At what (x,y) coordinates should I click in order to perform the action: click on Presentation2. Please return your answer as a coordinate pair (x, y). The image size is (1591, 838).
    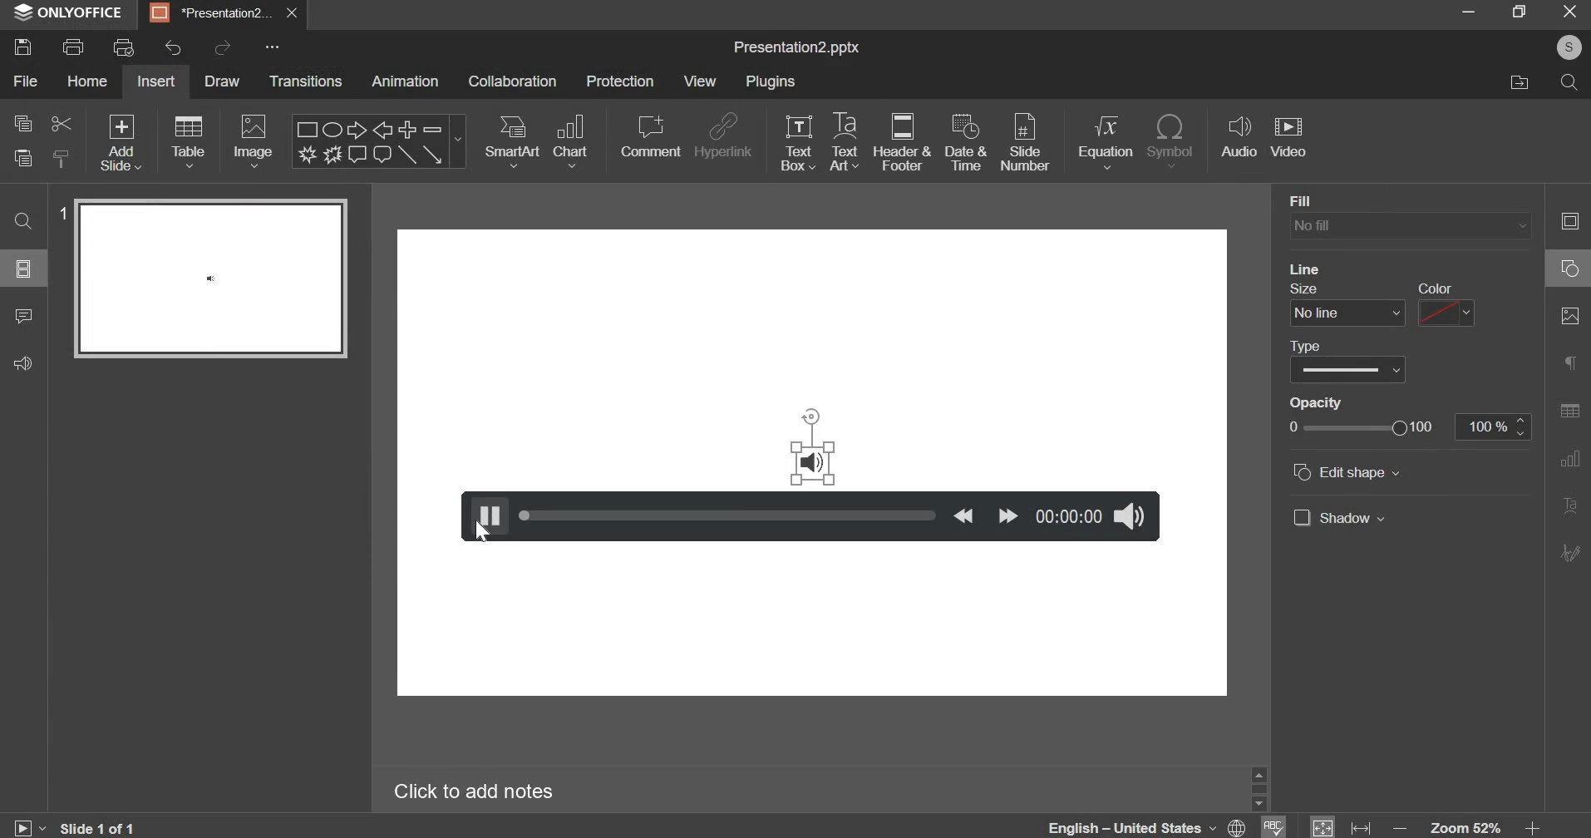
    Looking at the image, I should click on (209, 15).